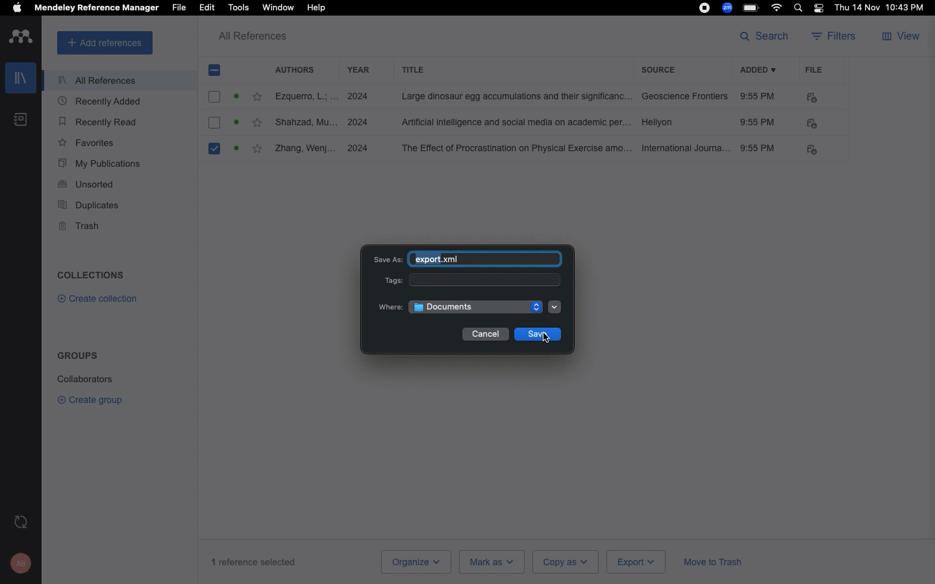 This screenshot has height=584, width=935. Describe the element at coordinates (19, 119) in the screenshot. I see `Notebook` at that location.